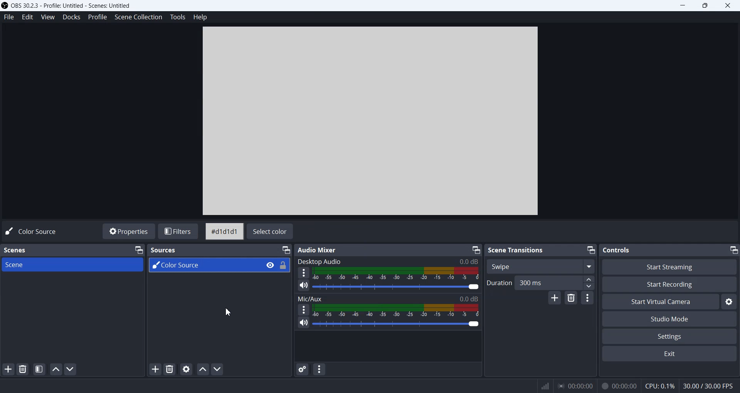 This screenshot has height=393, width=740. I want to click on Sources, so click(163, 250).